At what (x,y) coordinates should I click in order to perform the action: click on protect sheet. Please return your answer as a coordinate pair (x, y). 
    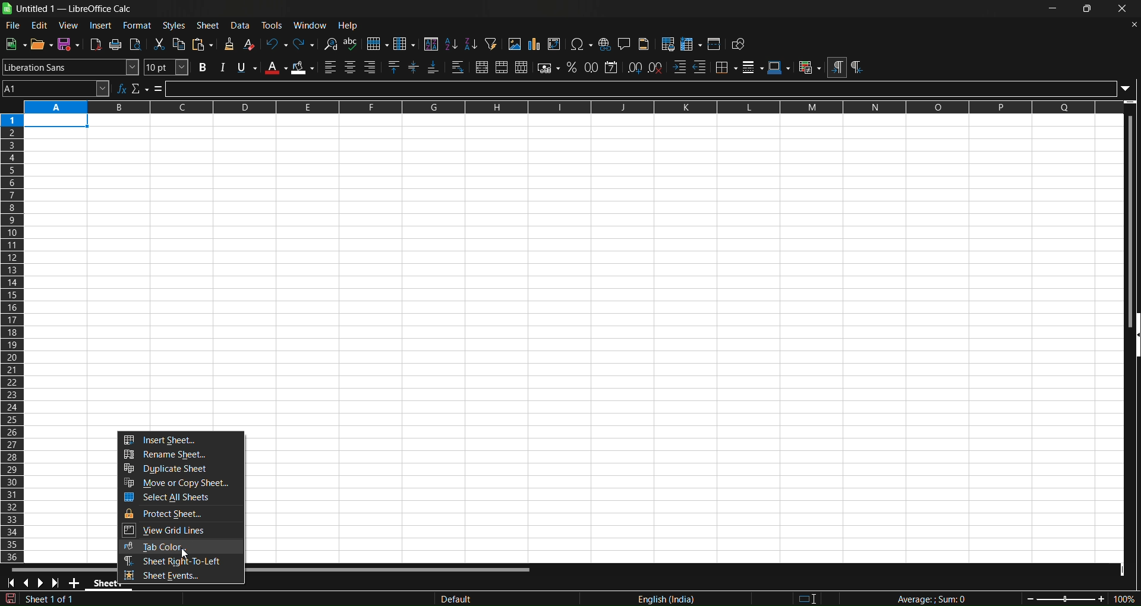
    Looking at the image, I should click on (182, 513).